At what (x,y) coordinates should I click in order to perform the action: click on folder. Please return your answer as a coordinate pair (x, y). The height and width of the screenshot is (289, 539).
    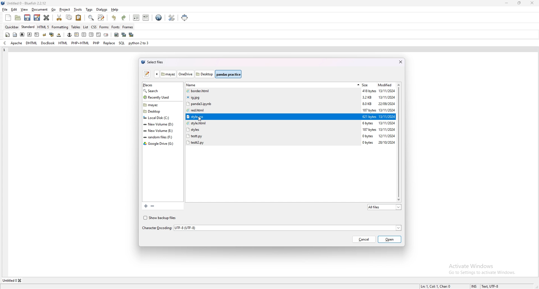
    Looking at the image, I should click on (160, 124).